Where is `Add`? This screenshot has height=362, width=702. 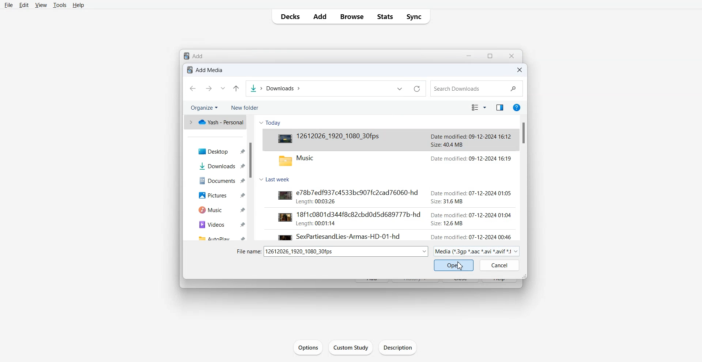 Add is located at coordinates (201, 57).